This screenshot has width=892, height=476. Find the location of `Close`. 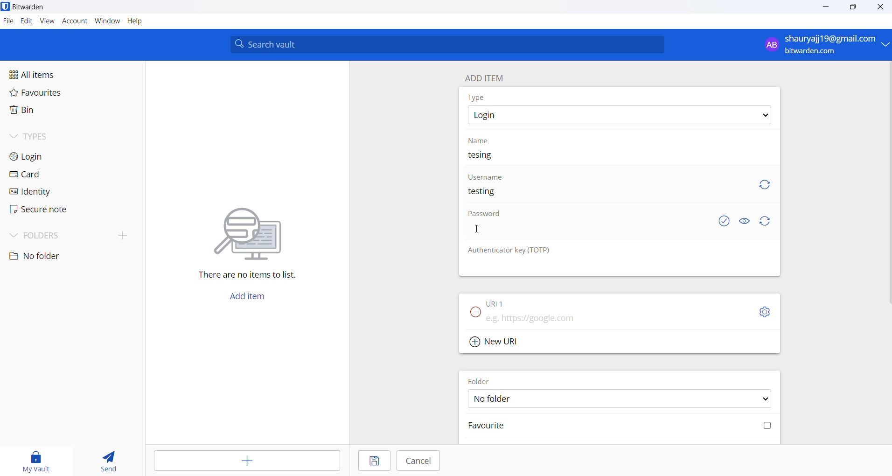

Close is located at coordinates (881, 8).